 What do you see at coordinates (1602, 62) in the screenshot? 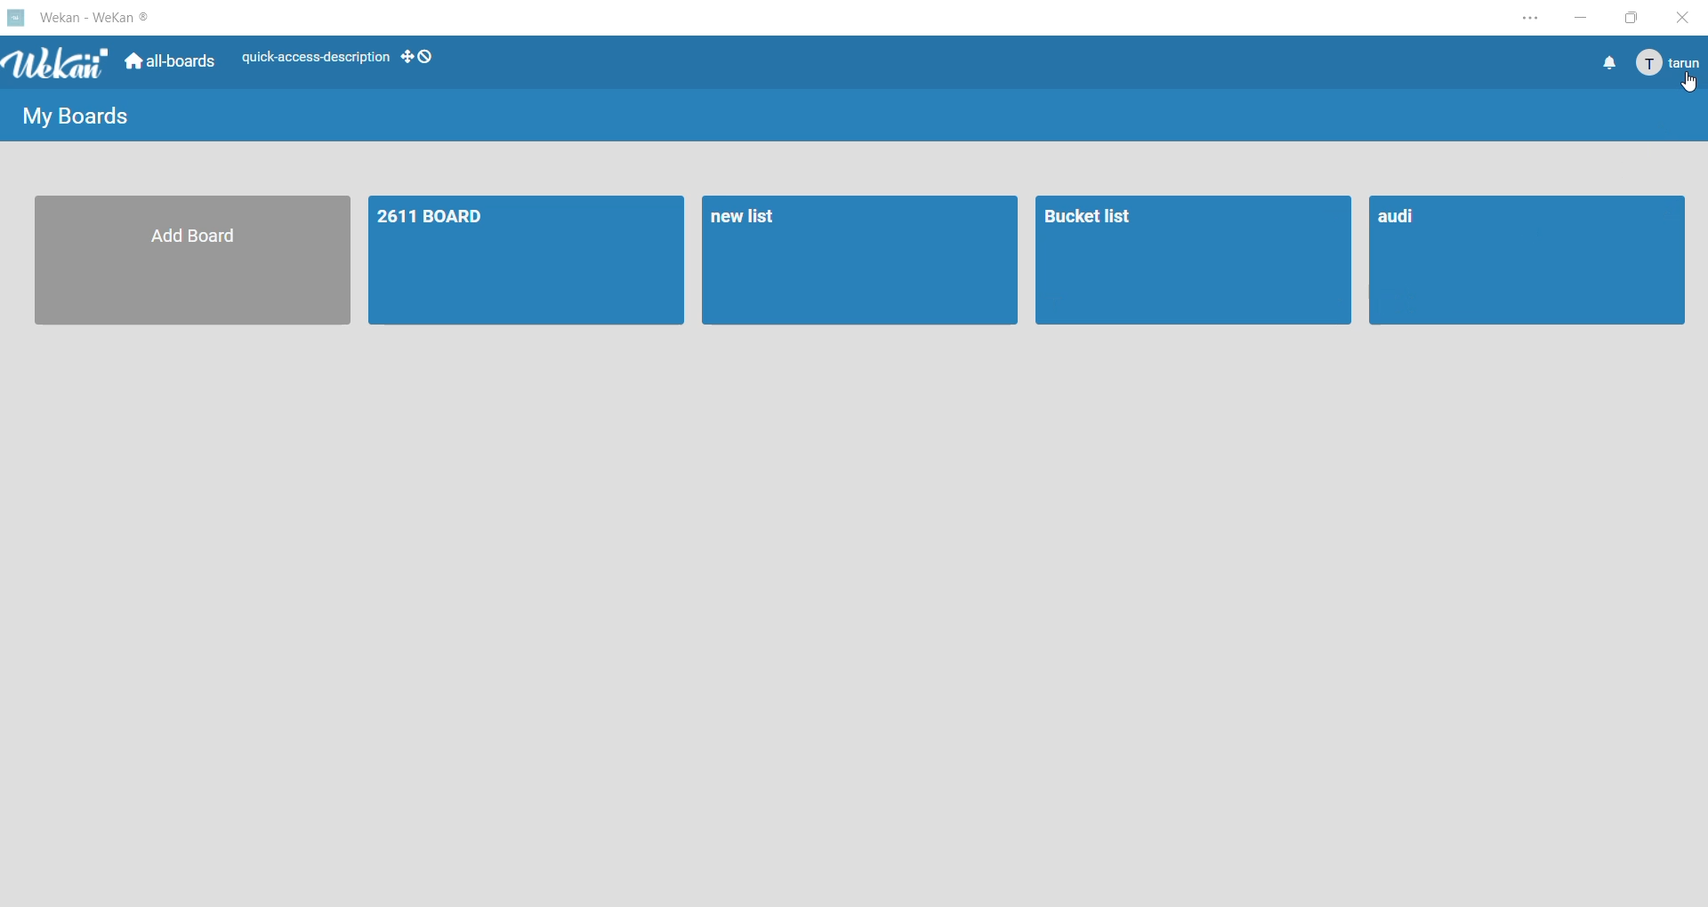
I see `notifications` at bounding box center [1602, 62].